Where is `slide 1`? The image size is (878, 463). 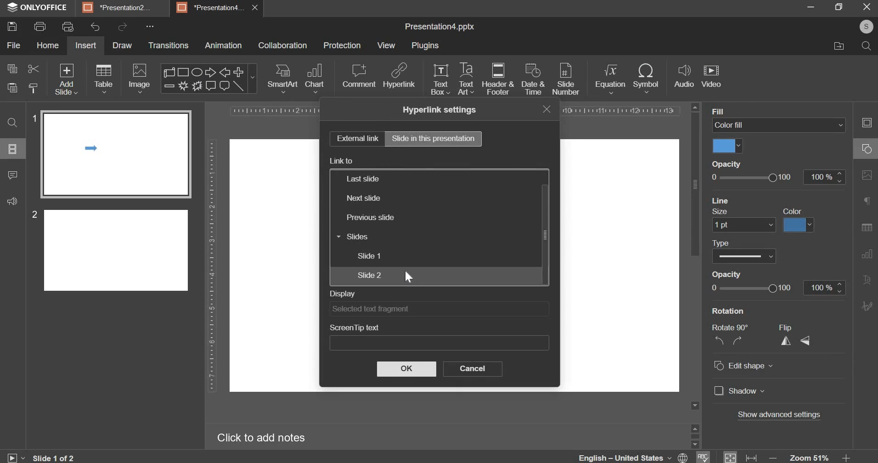 slide 1 is located at coordinates (111, 152).